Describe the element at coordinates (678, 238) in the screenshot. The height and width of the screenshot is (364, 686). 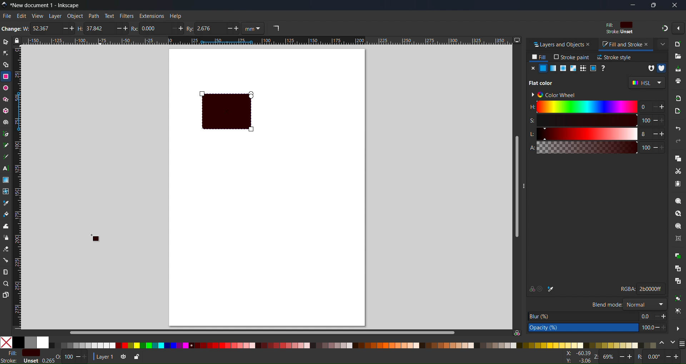
I see `Zoom center page` at that location.